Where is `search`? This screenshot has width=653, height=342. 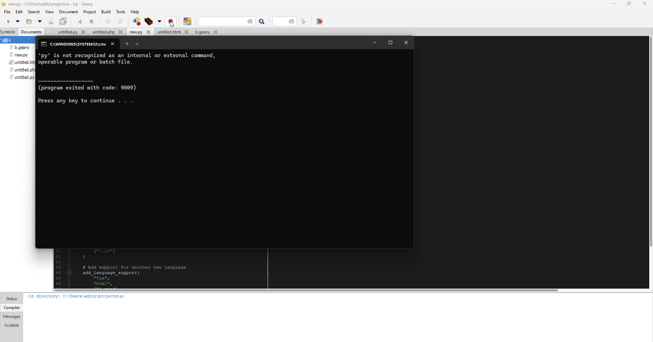
search is located at coordinates (236, 22).